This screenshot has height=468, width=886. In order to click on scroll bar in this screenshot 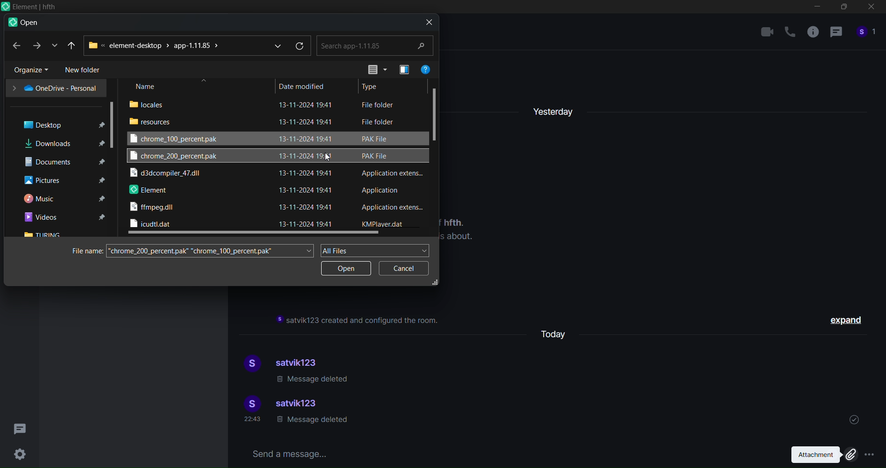, I will do `click(114, 124)`.